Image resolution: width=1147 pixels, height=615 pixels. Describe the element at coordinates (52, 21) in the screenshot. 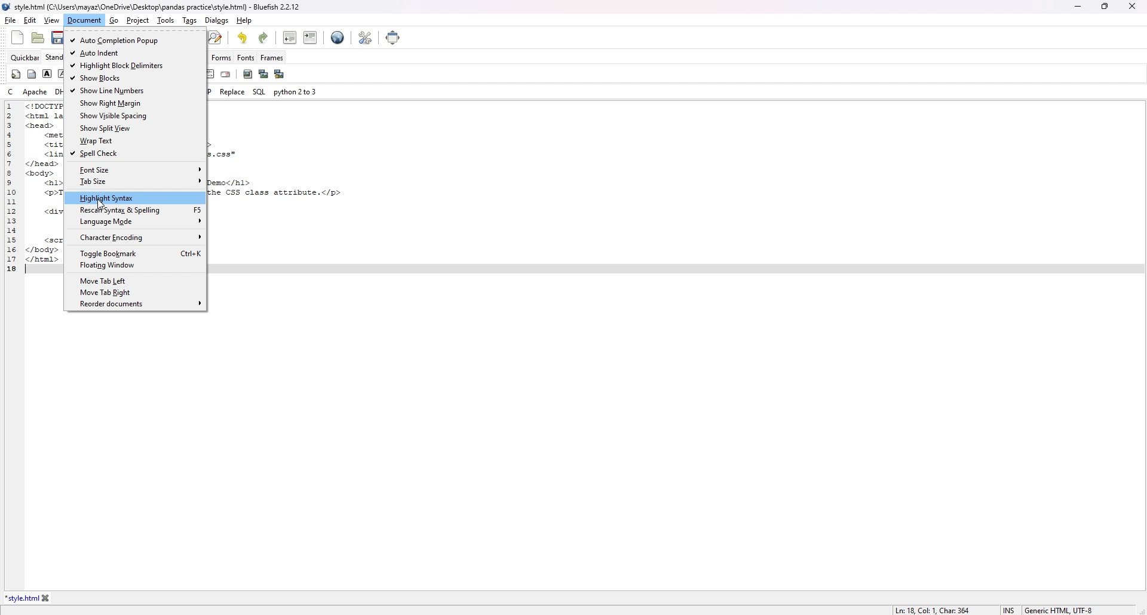

I see `view` at that location.